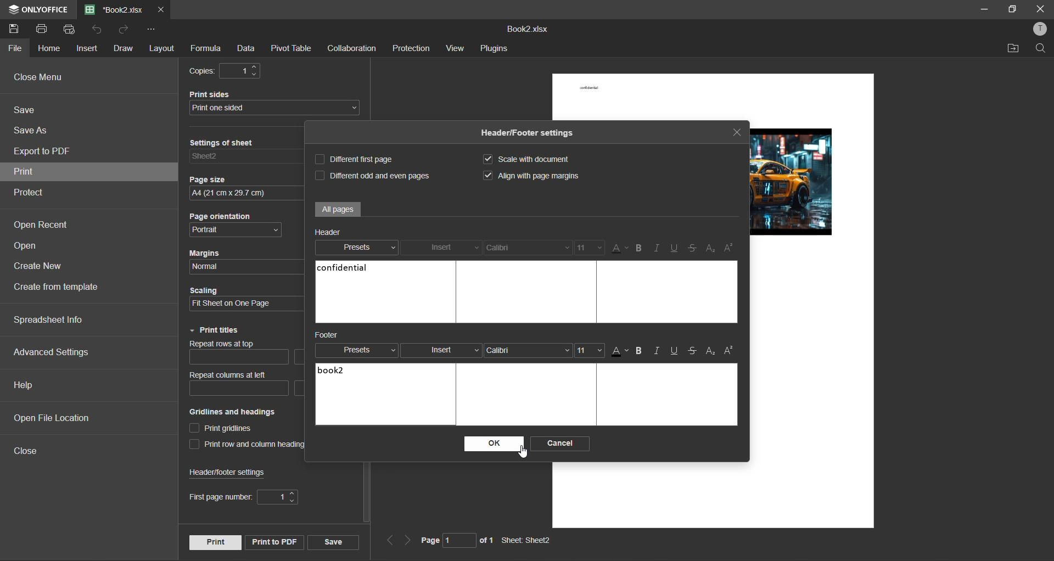  Describe the element at coordinates (63, 287) in the screenshot. I see `create from template` at that location.